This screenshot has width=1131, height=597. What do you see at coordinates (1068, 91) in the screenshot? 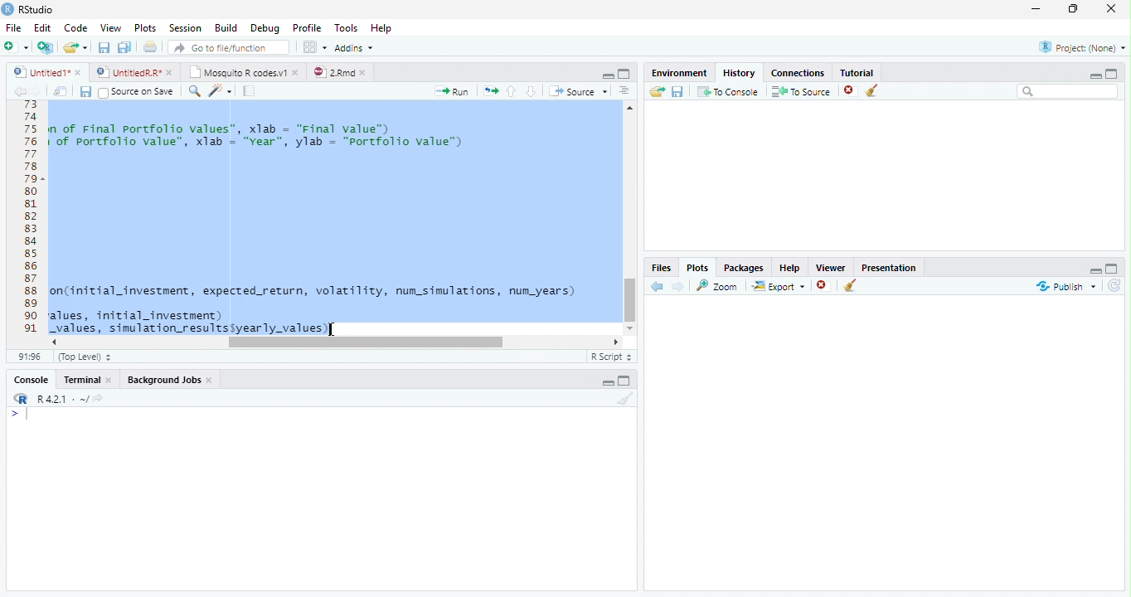
I see `Search` at bounding box center [1068, 91].